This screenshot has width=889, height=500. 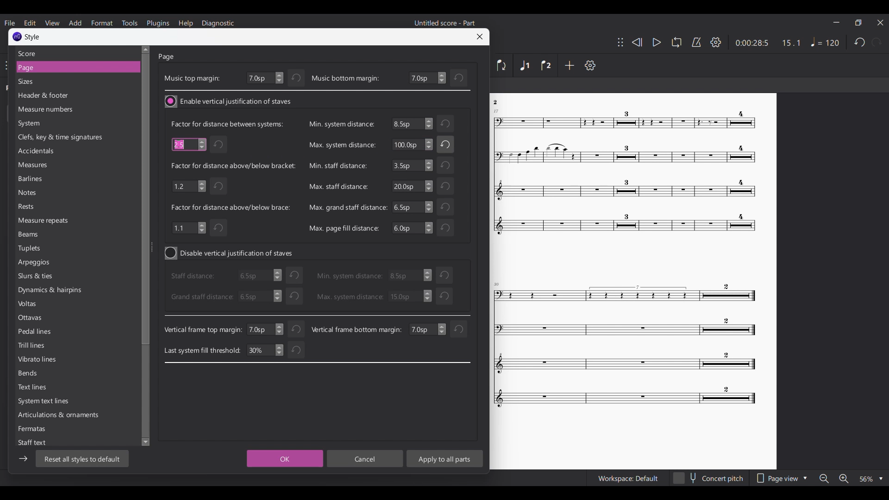 I want to click on Meaures, so click(x=56, y=167).